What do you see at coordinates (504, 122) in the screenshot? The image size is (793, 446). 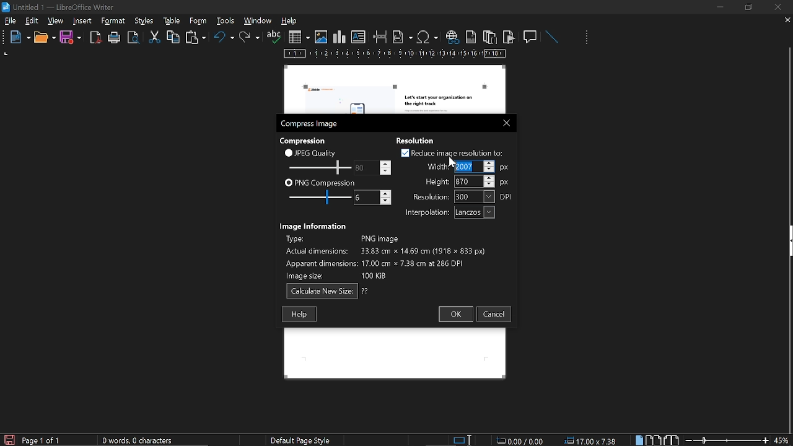 I see `close` at bounding box center [504, 122].